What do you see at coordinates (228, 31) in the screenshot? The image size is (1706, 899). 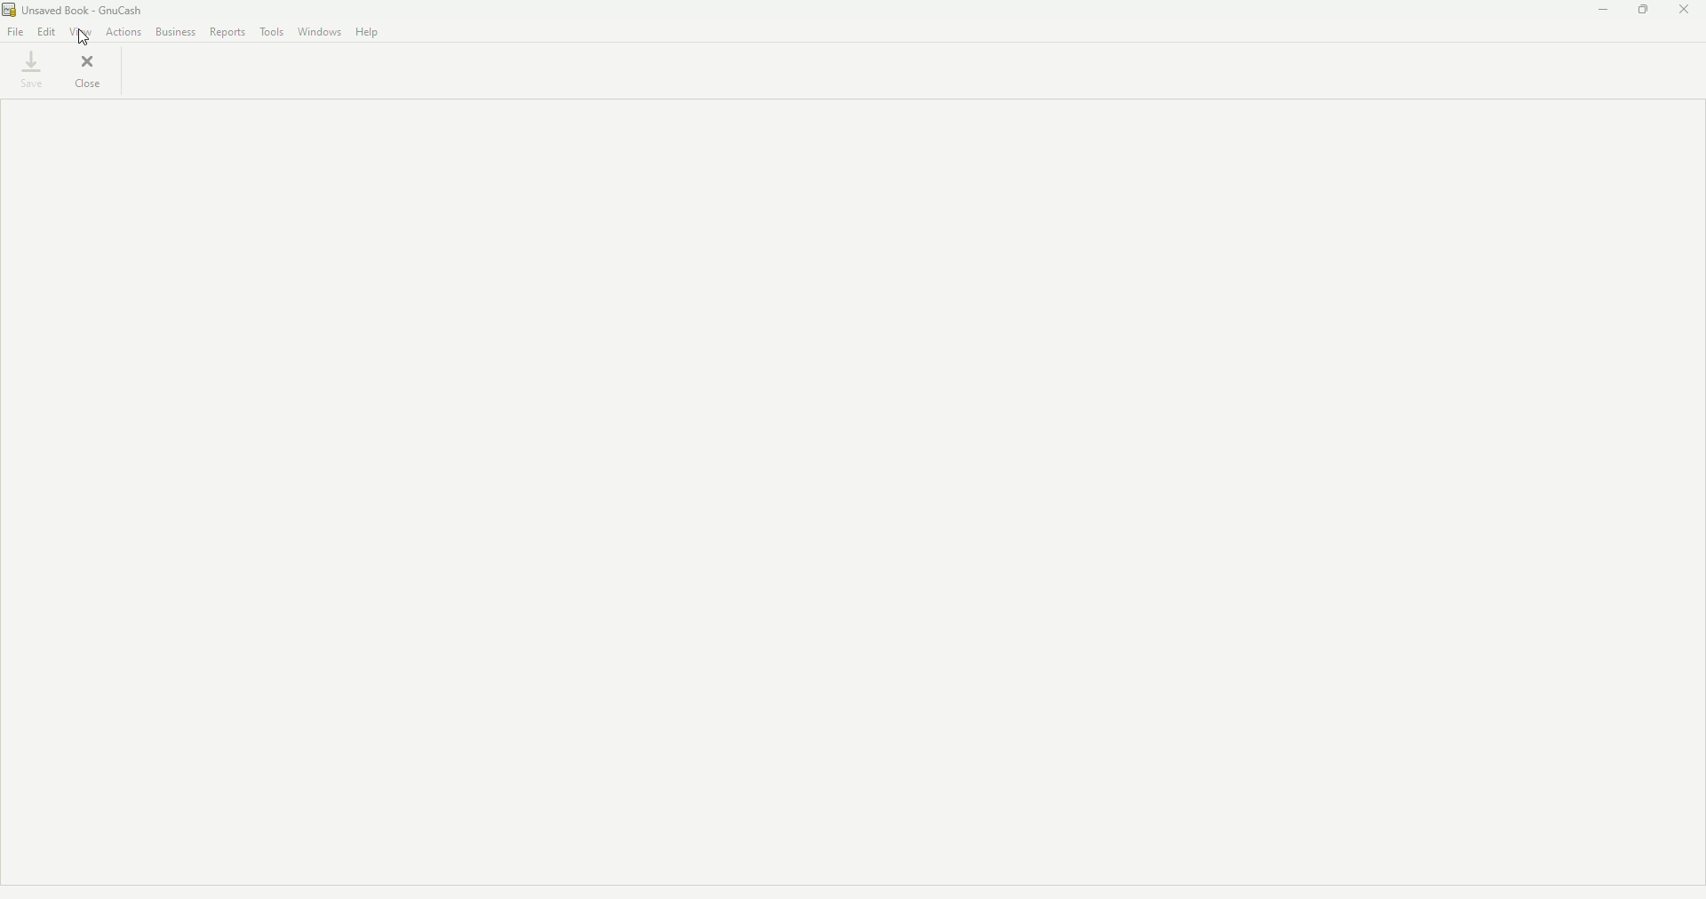 I see `Reports` at bounding box center [228, 31].